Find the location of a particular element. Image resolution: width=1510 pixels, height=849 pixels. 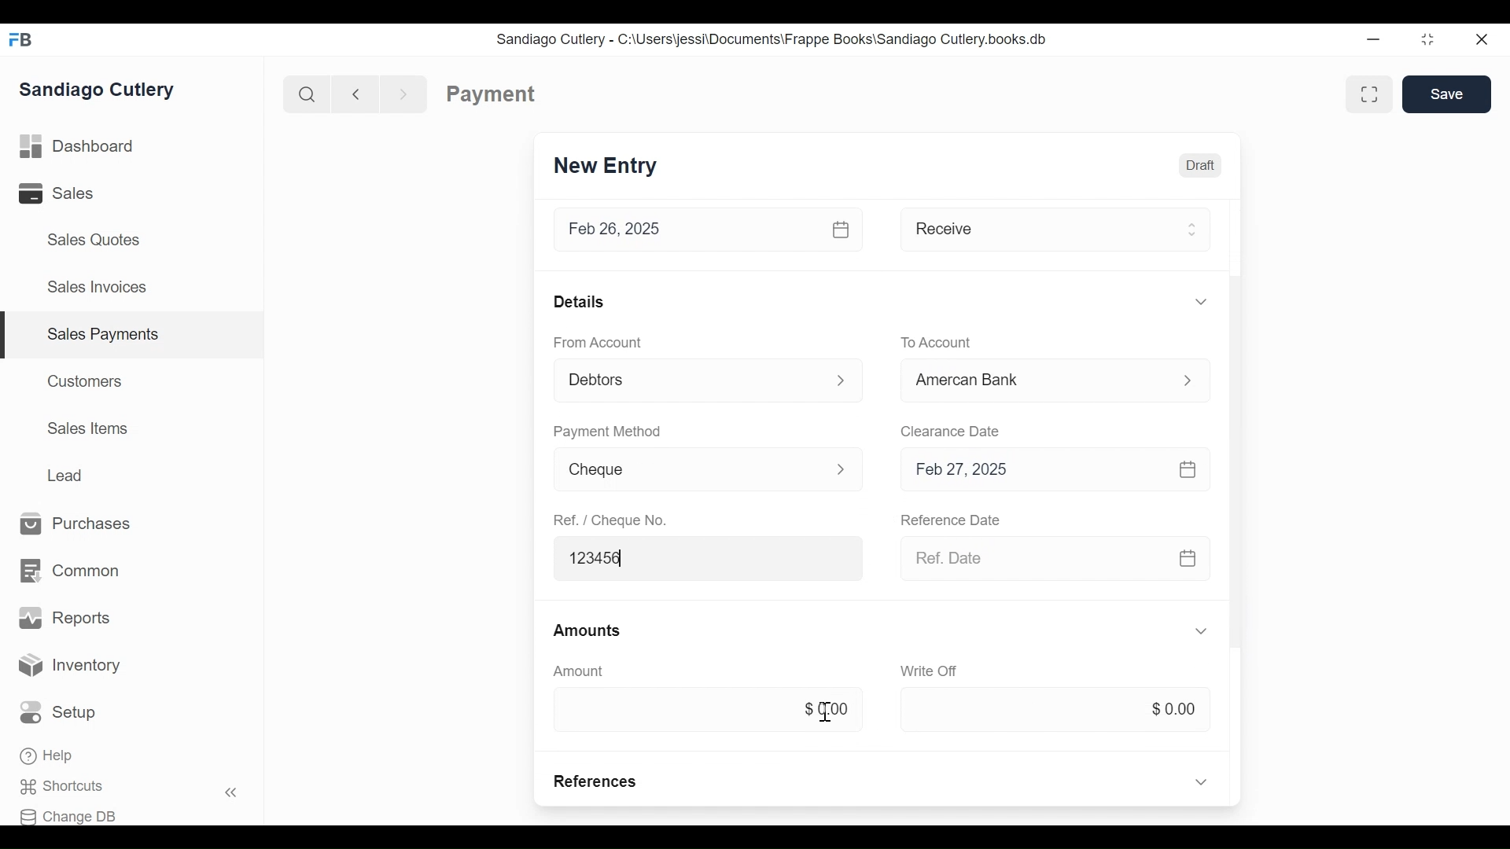

Sales Invoices is located at coordinates (97, 289).